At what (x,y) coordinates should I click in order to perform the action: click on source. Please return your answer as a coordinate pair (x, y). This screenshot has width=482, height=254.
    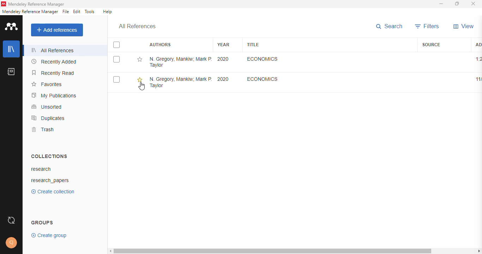
    Looking at the image, I should click on (432, 45).